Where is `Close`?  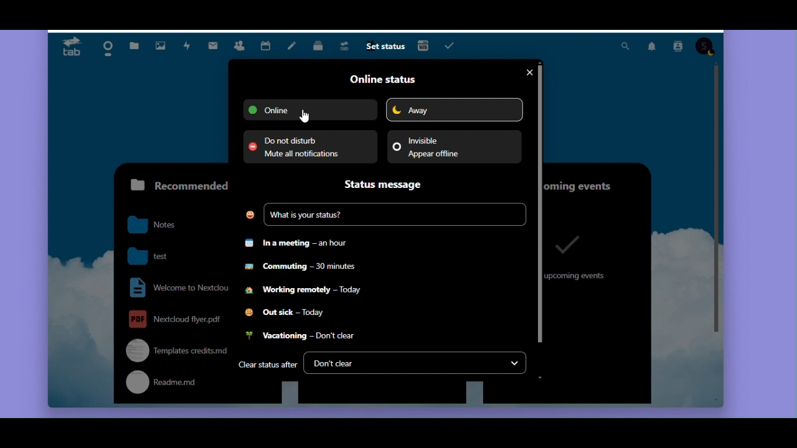 Close is located at coordinates (527, 73).